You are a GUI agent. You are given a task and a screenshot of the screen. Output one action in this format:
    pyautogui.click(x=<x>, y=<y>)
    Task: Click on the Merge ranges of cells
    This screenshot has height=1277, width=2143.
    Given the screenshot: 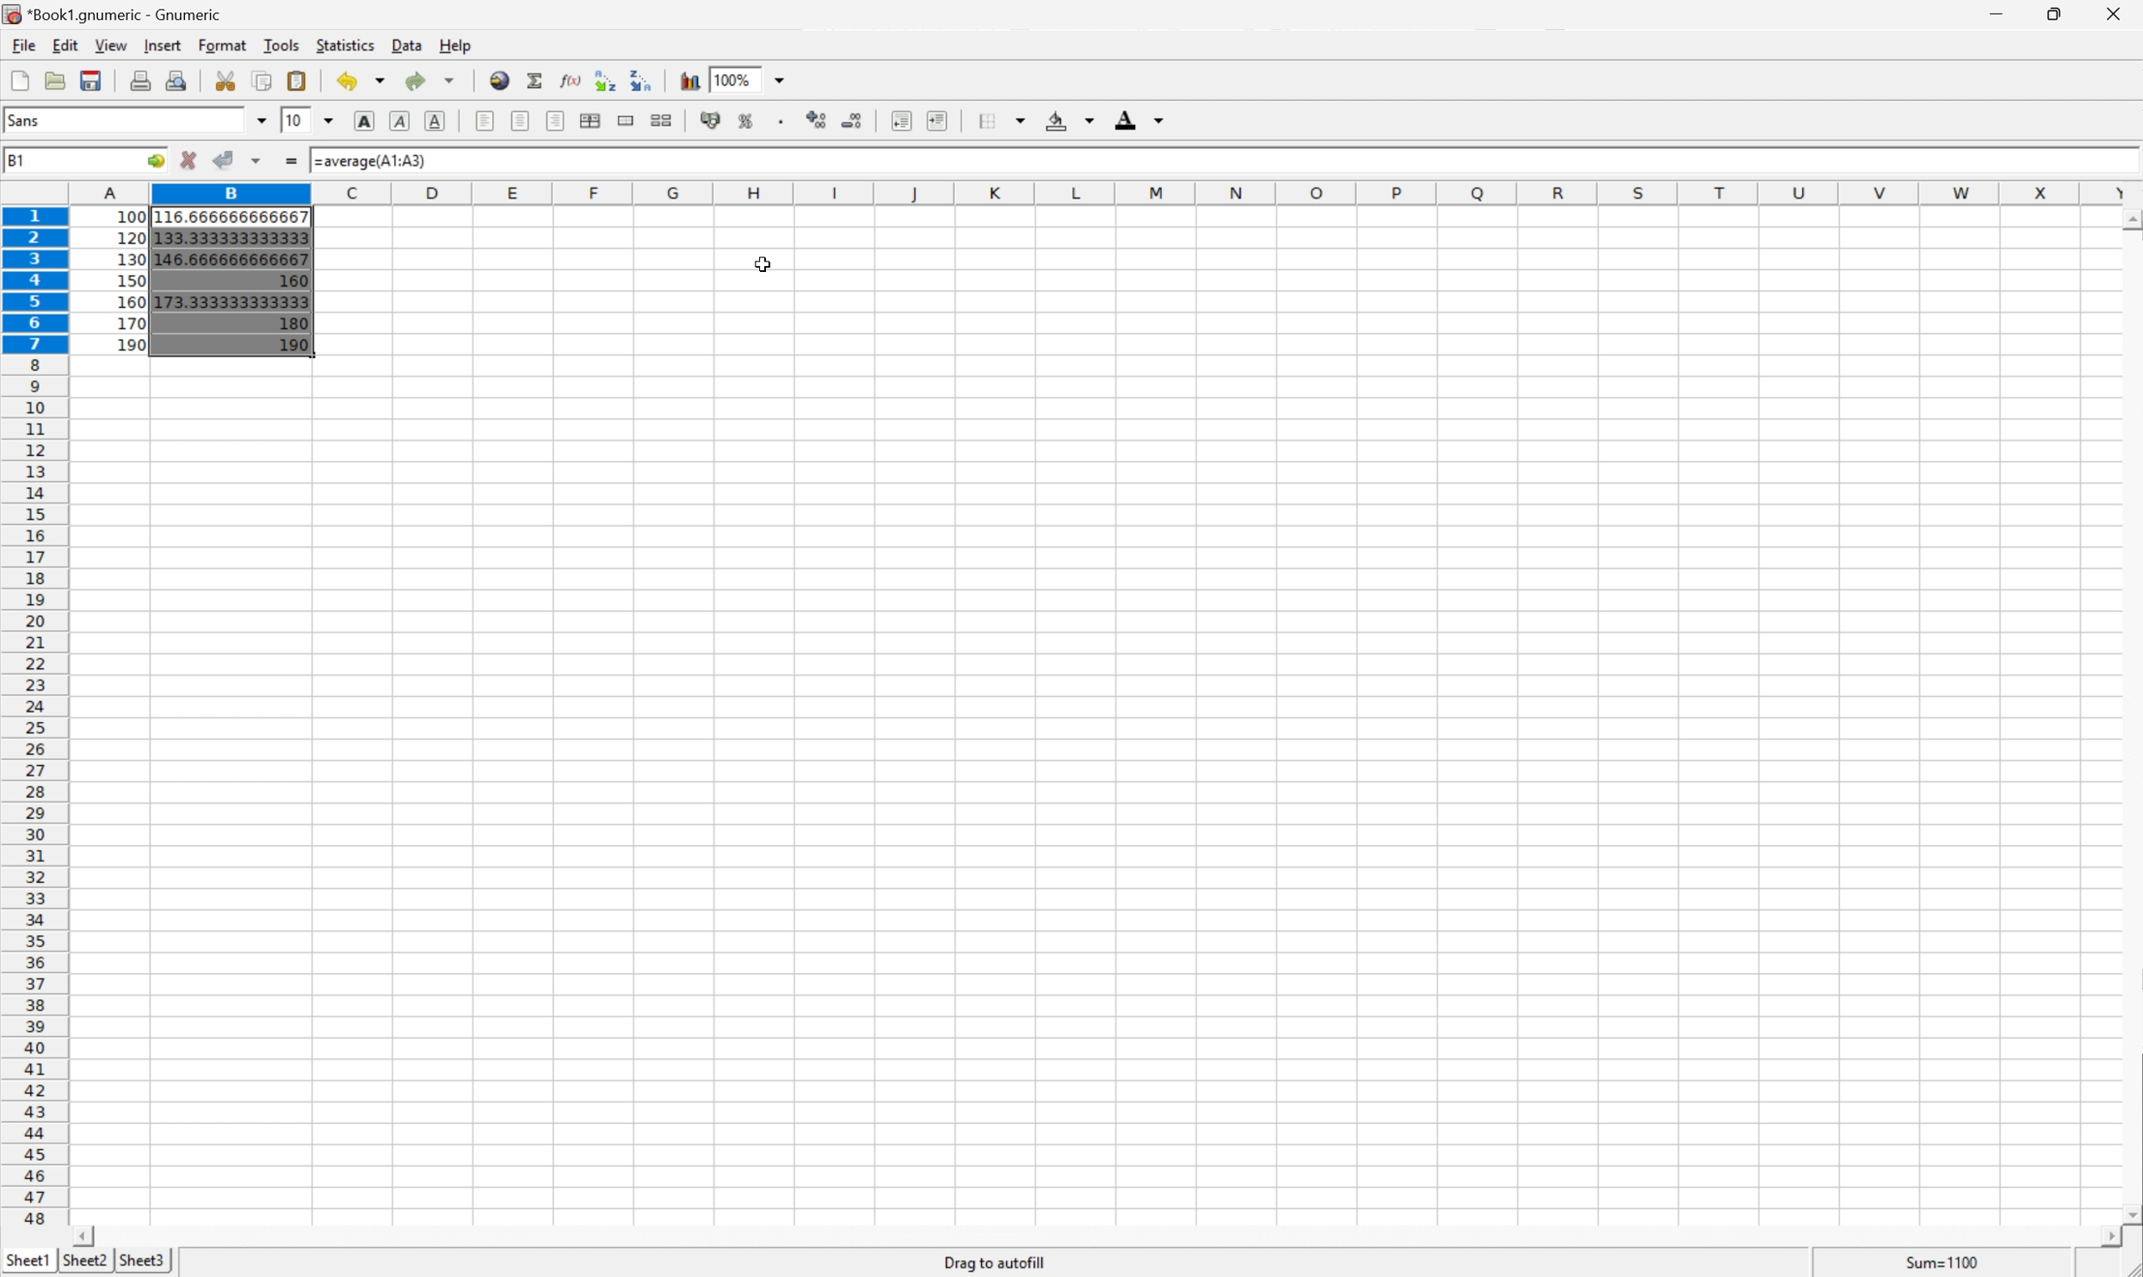 What is the action you would take?
    pyautogui.click(x=627, y=120)
    